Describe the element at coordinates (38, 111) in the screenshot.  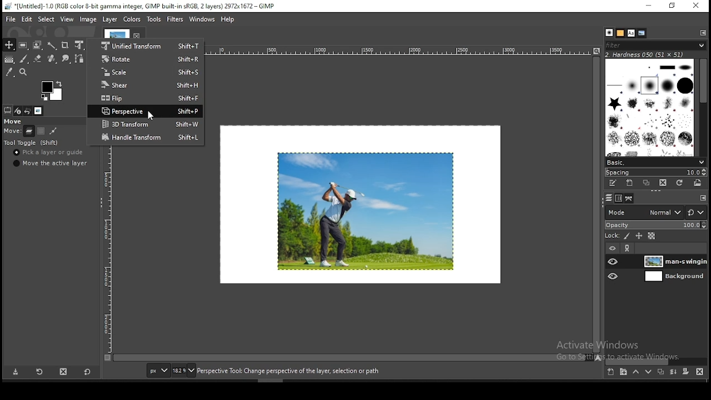
I see `images` at that location.